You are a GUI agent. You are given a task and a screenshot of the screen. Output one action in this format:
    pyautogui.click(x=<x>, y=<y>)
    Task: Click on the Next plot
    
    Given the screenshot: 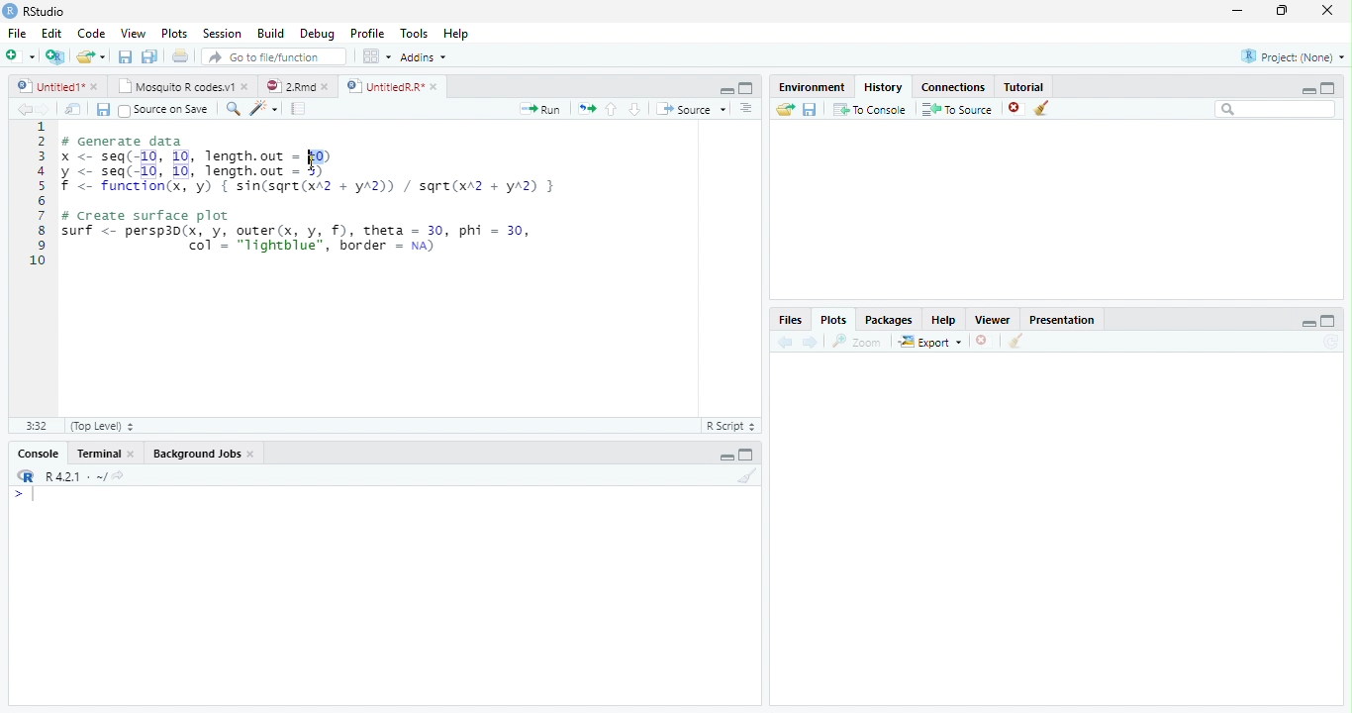 What is the action you would take?
    pyautogui.click(x=811, y=342)
    